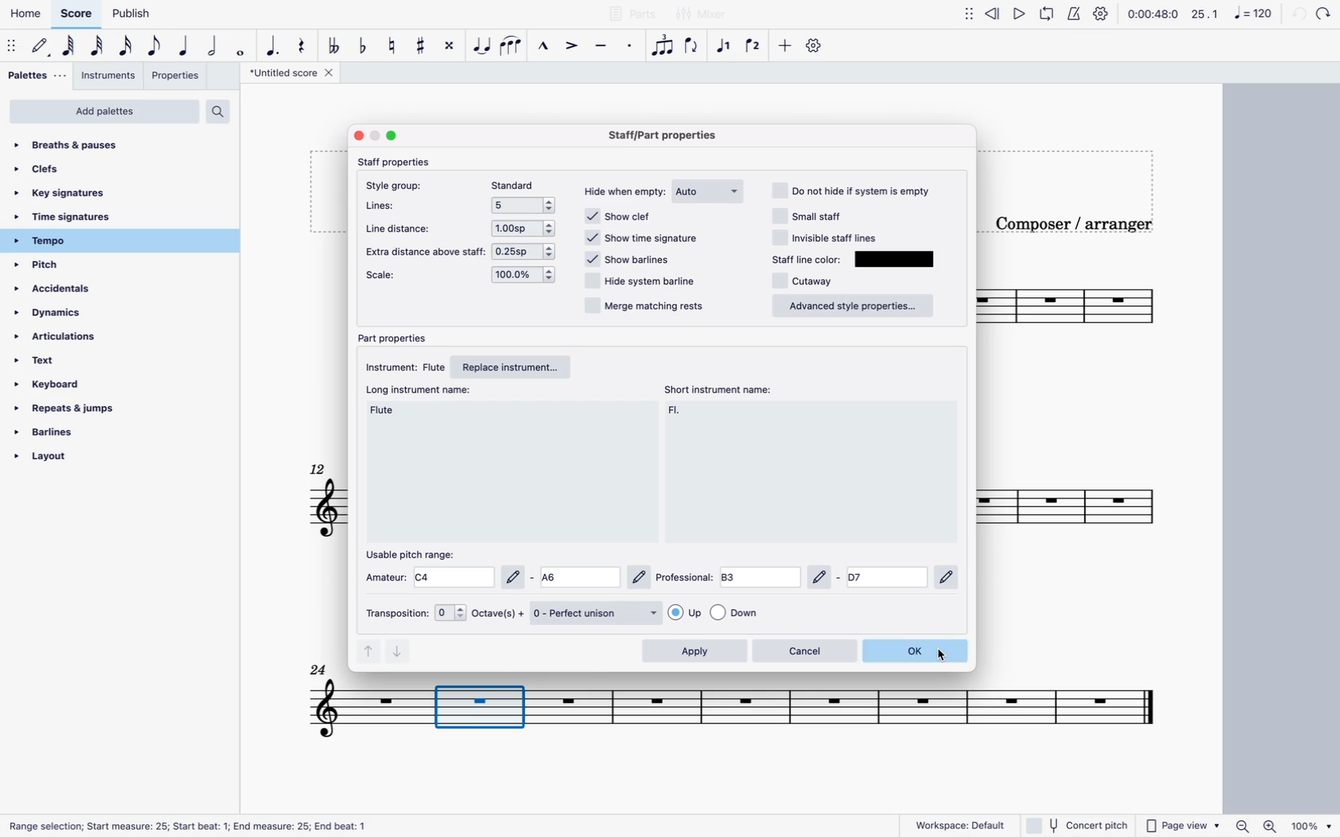  I want to click on short instrument name, so click(680, 412).